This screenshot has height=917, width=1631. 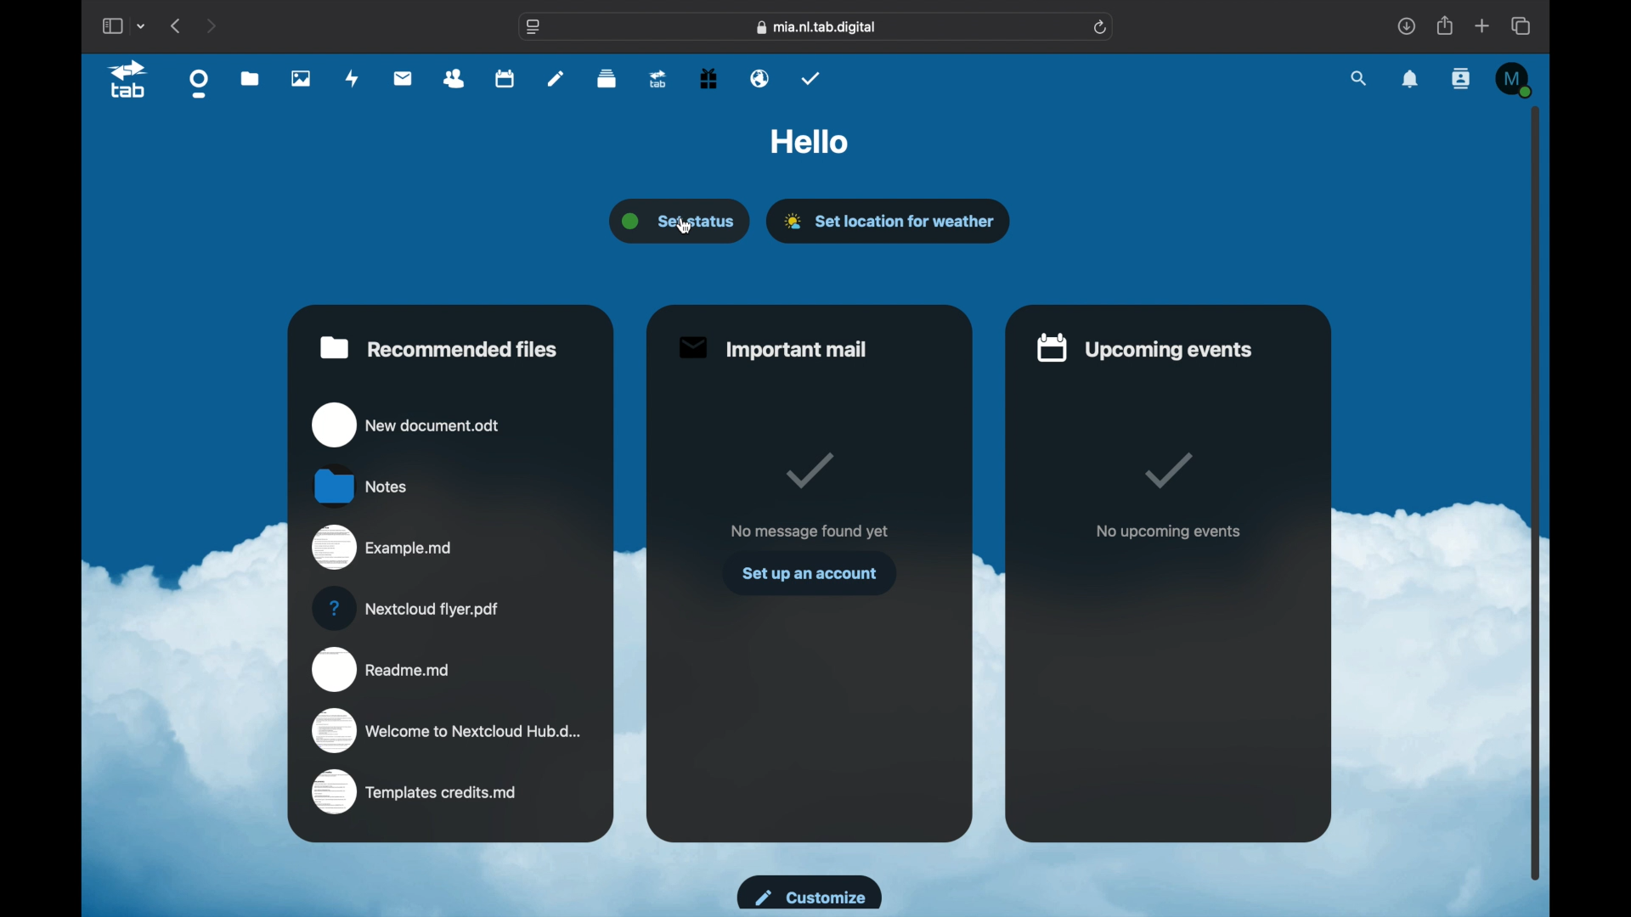 What do you see at coordinates (1165, 470) in the screenshot?
I see `tick mark` at bounding box center [1165, 470].